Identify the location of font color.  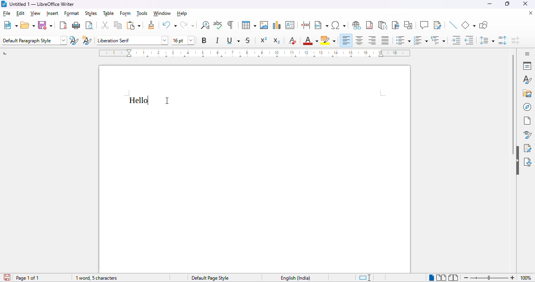
(310, 40).